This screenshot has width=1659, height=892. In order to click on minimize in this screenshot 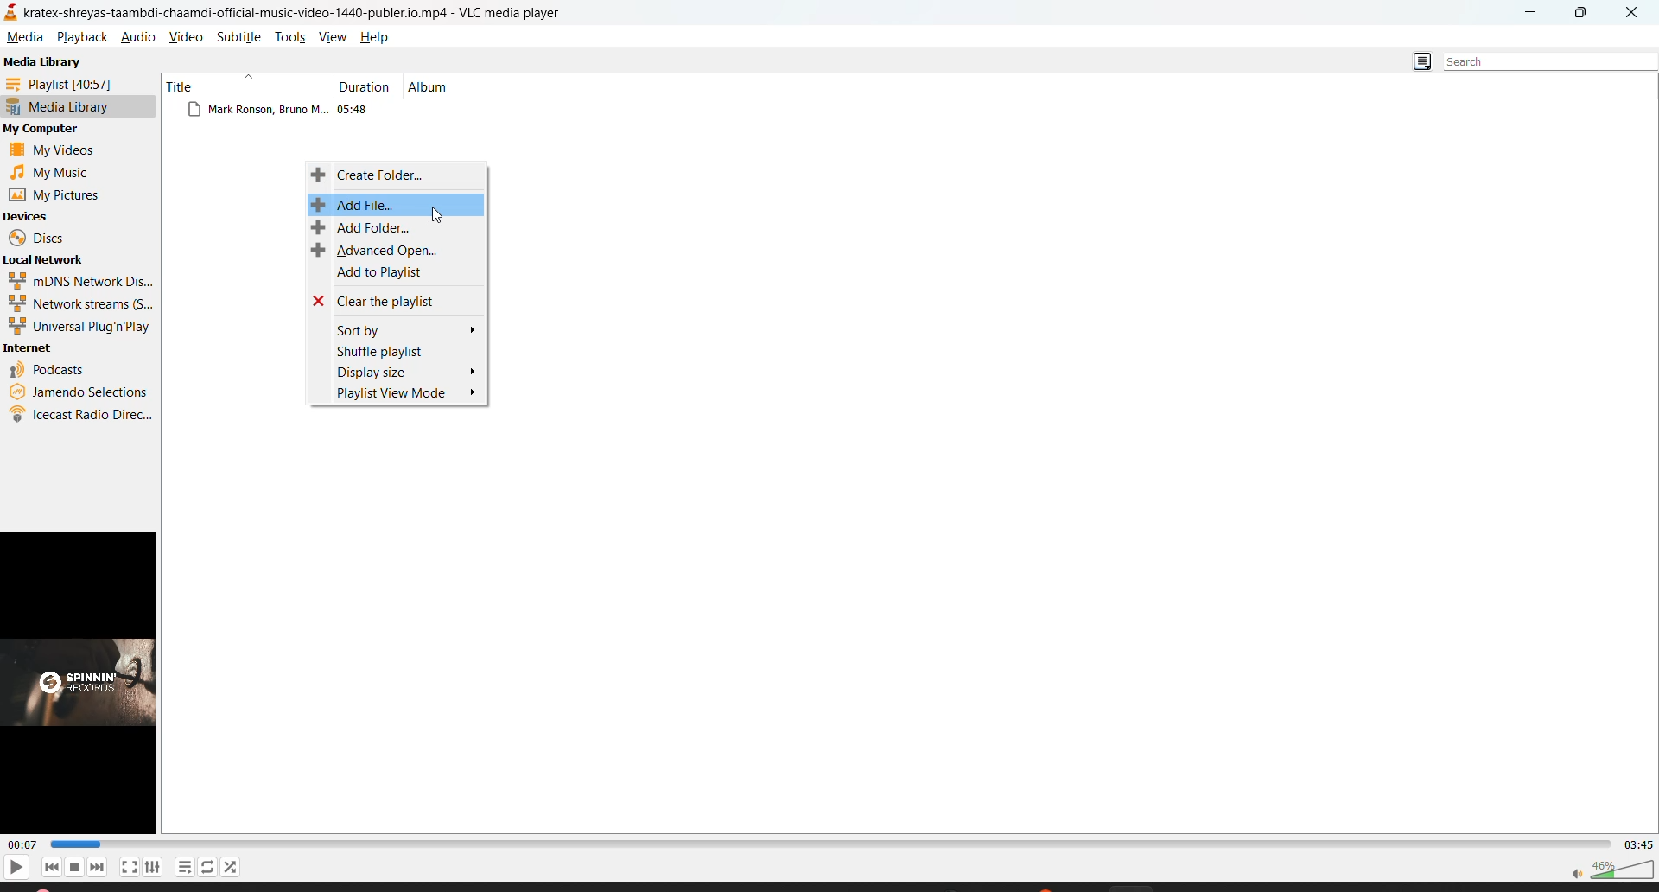, I will do `click(1535, 16)`.